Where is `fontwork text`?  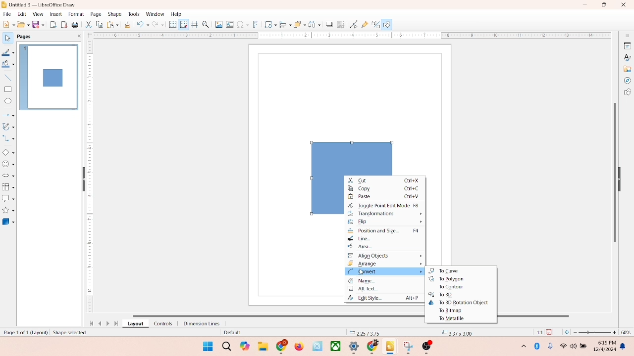 fontwork text is located at coordinates (256, 23).